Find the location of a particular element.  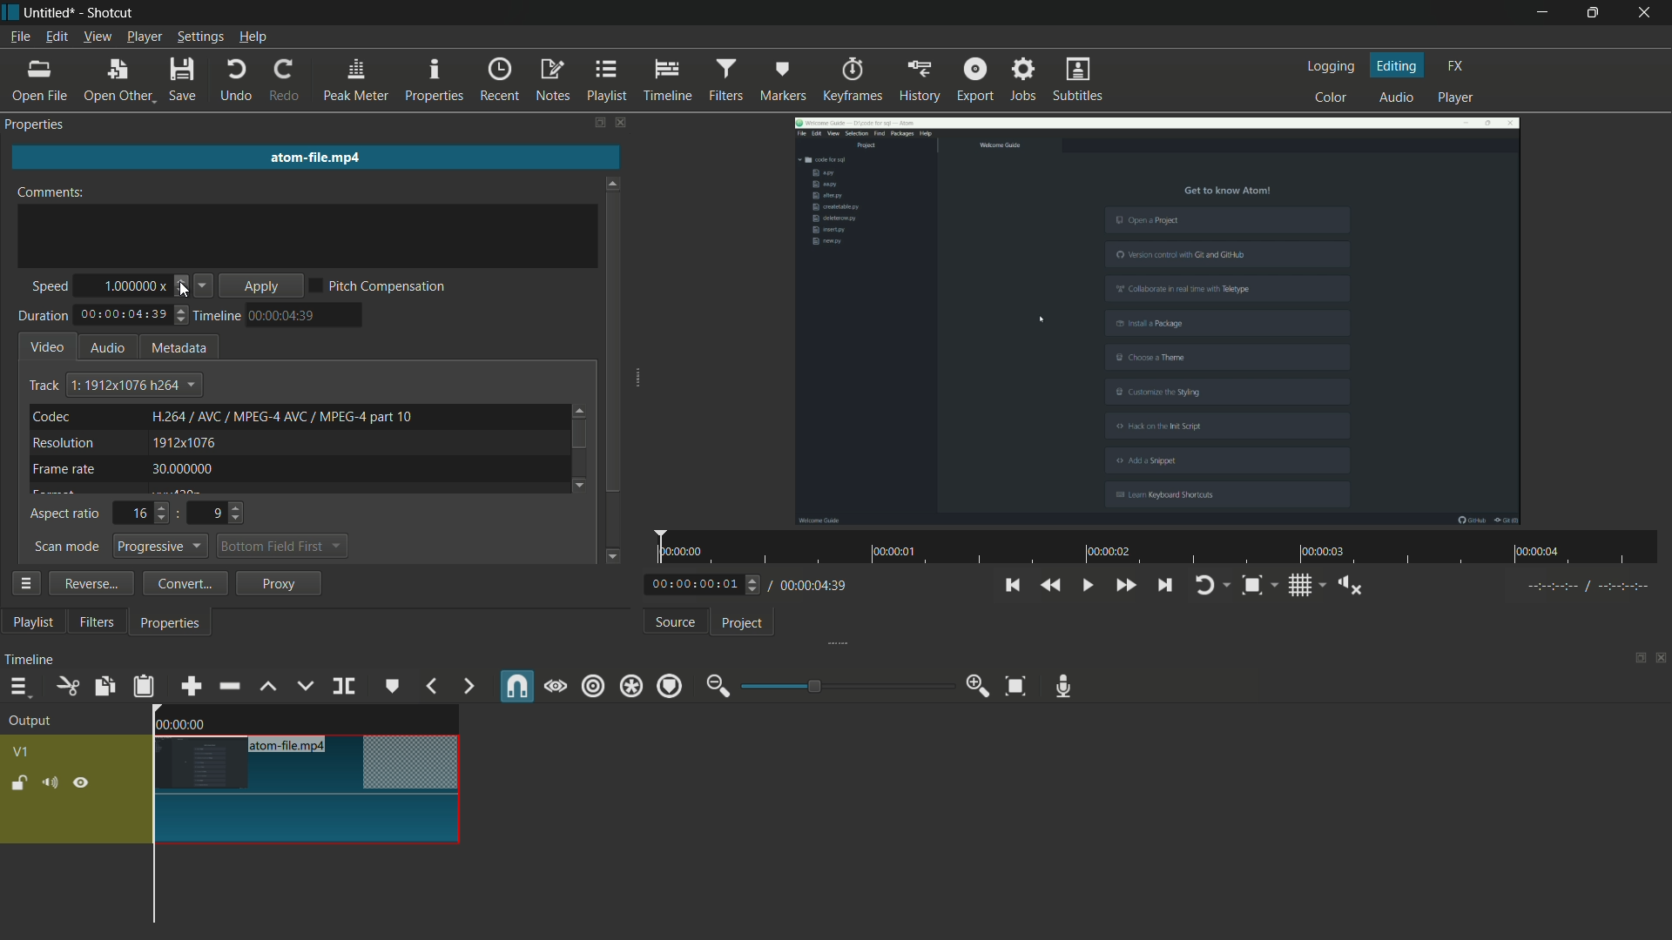

skip to the next point is located at coordinates (1163, 584).